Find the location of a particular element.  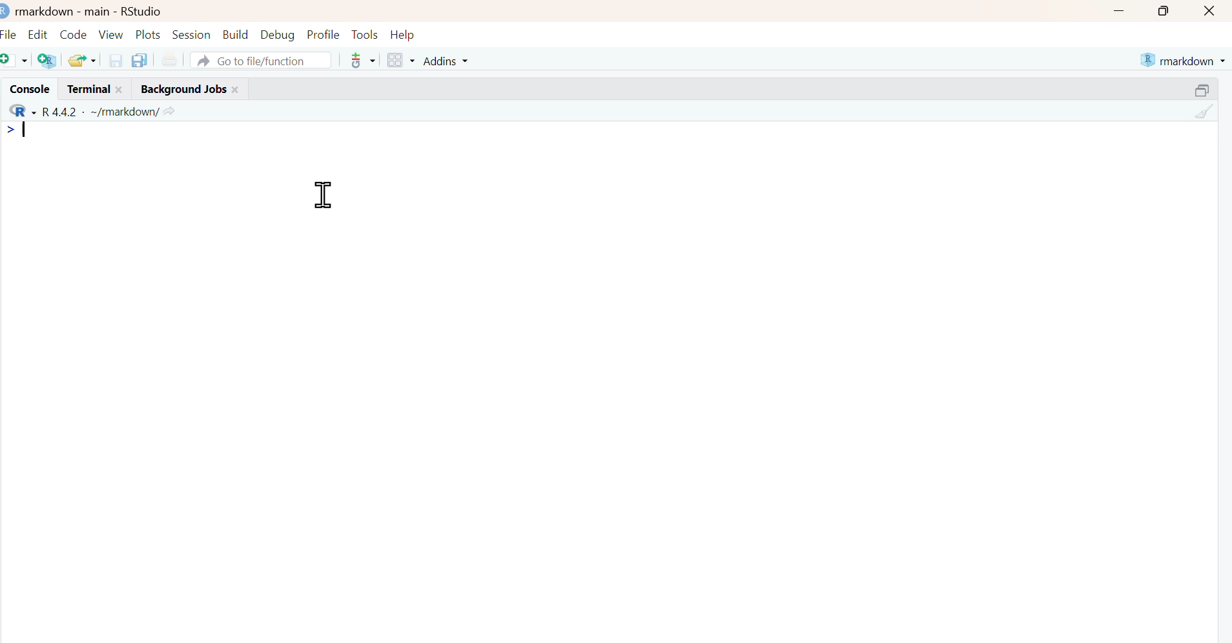

maximize is located at coordinates (1168, 10).